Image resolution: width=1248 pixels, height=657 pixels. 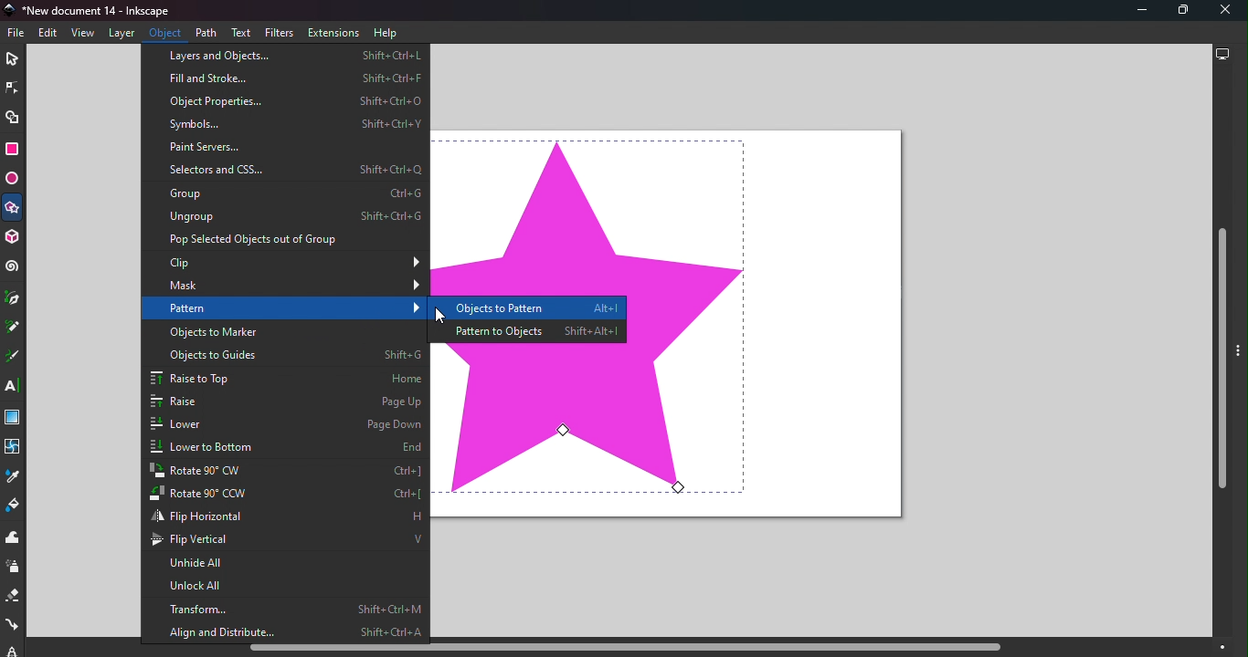 I want to click on Layers and objects, so click(x=290, y=56).